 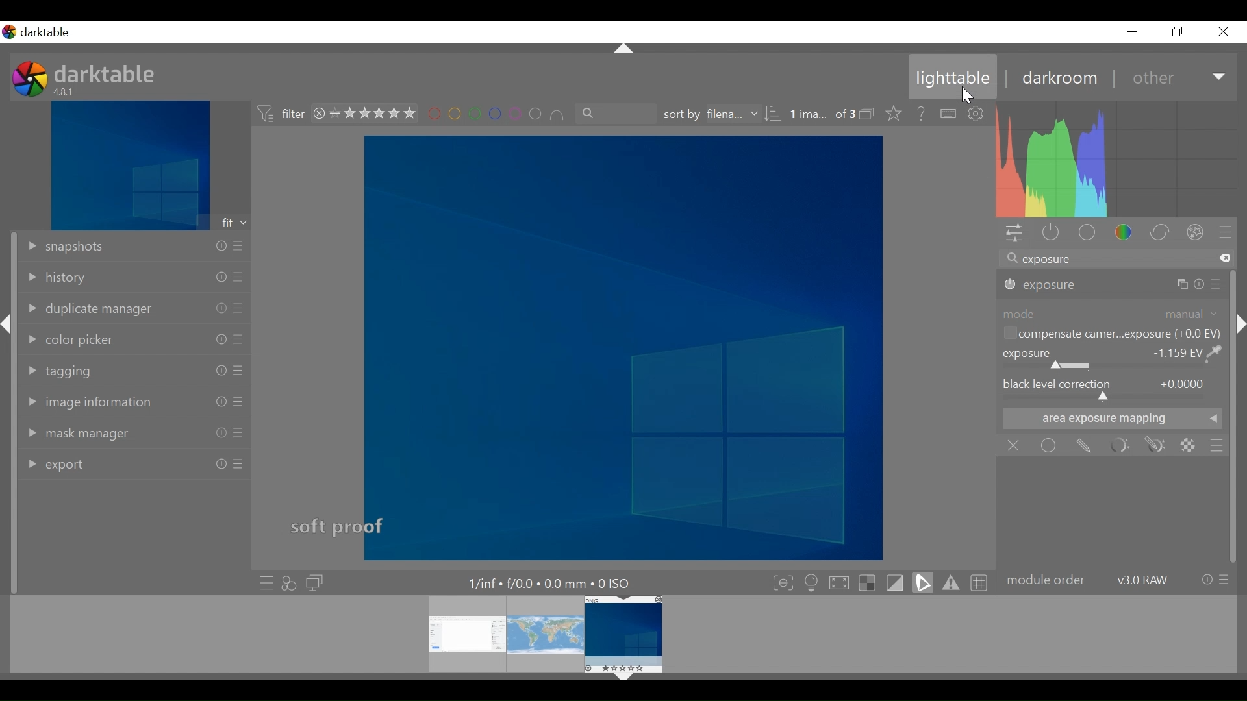 What do you see at coordinates (1051, 446) in the screenshot?
I see `uniformly` at bounding box center [1051, 446].